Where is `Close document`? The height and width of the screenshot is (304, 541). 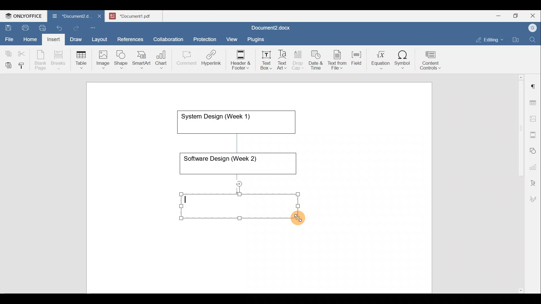 Close document is located at coordinates (100, 17).